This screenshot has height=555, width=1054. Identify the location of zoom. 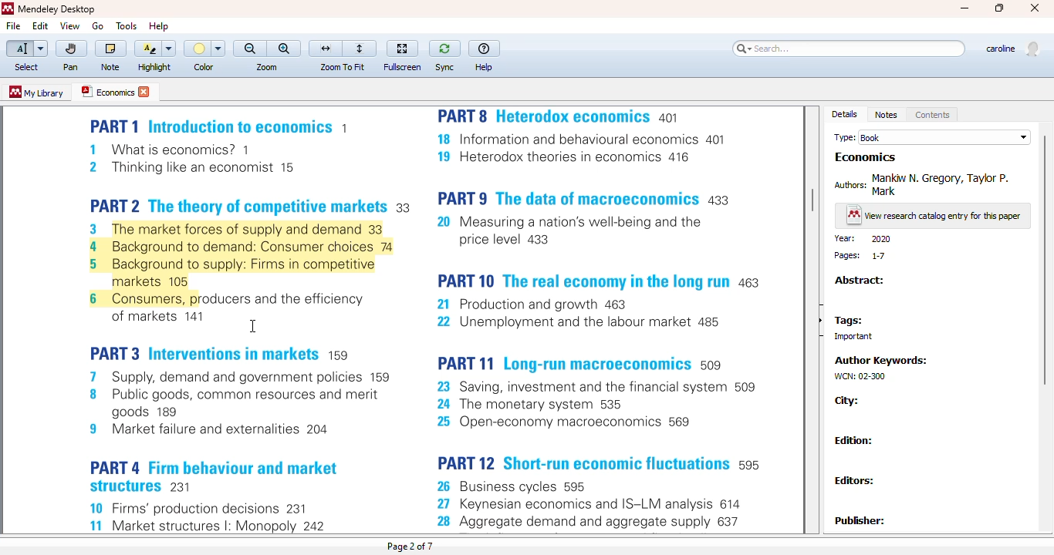
(267, 67).